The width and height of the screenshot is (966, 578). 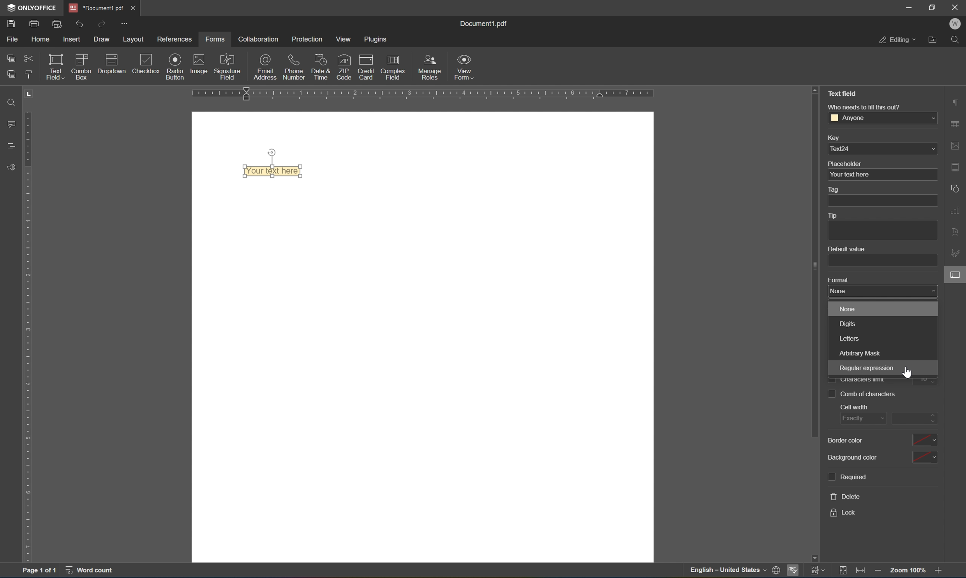 I want to click on rotate, so click(x=272, y=152).